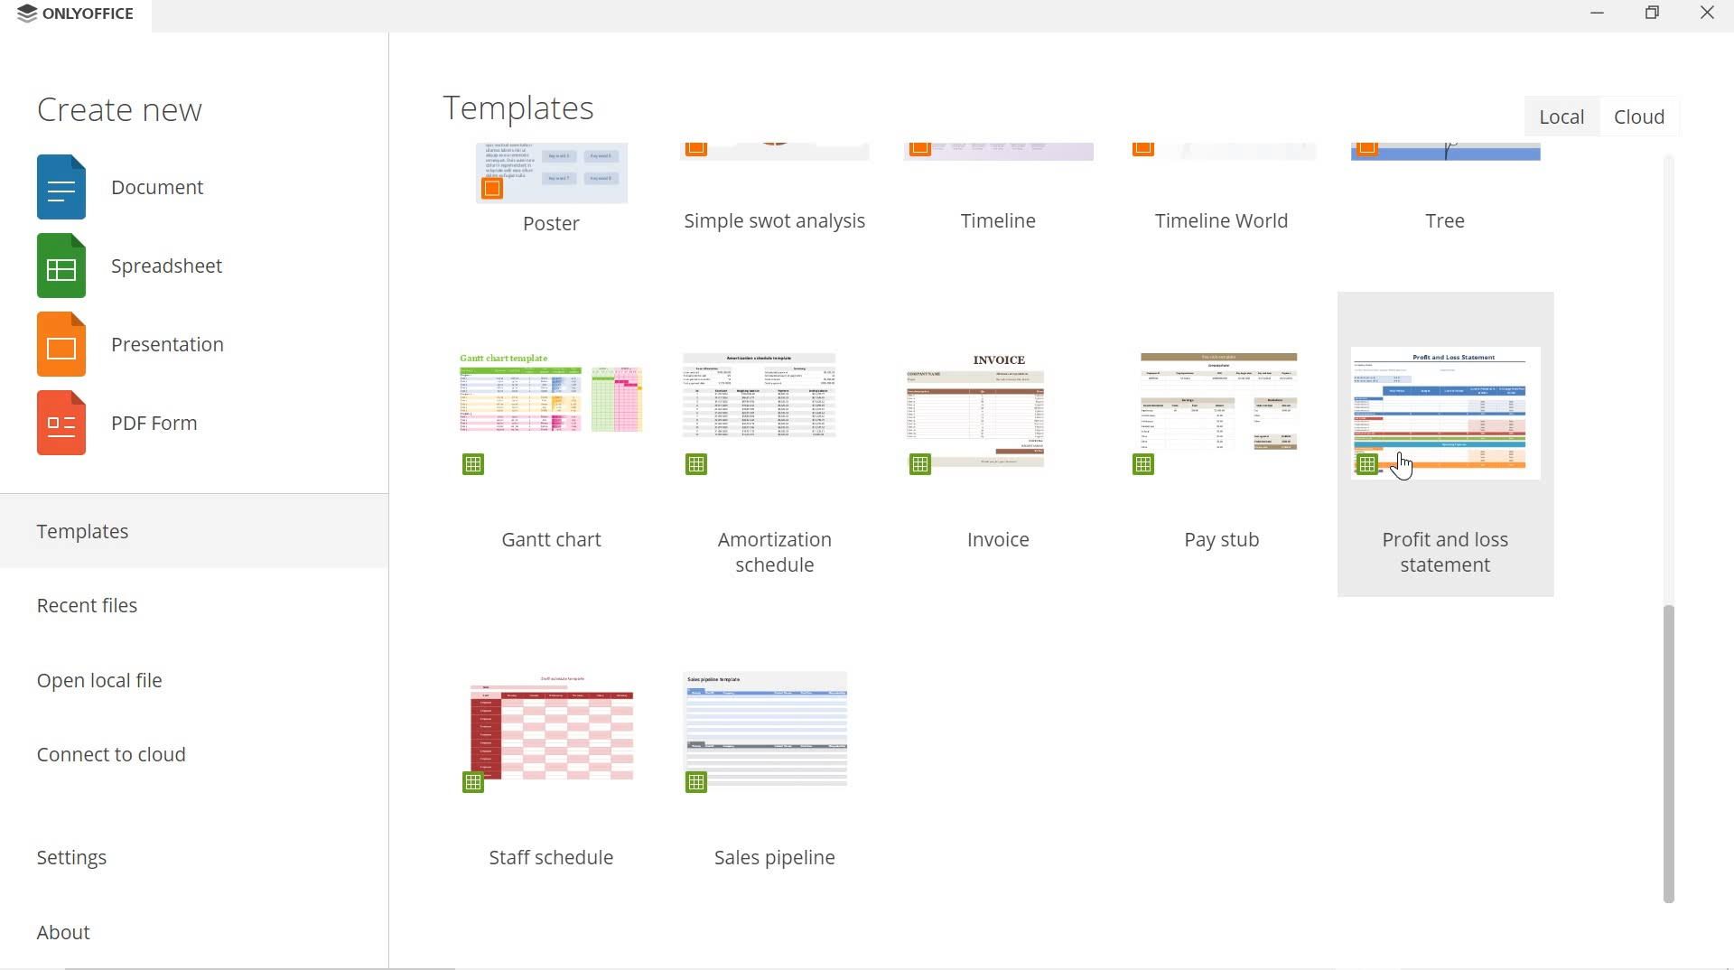 This screenshot has width=1734, height=970. I want to click on template design, so click(1006, 154).